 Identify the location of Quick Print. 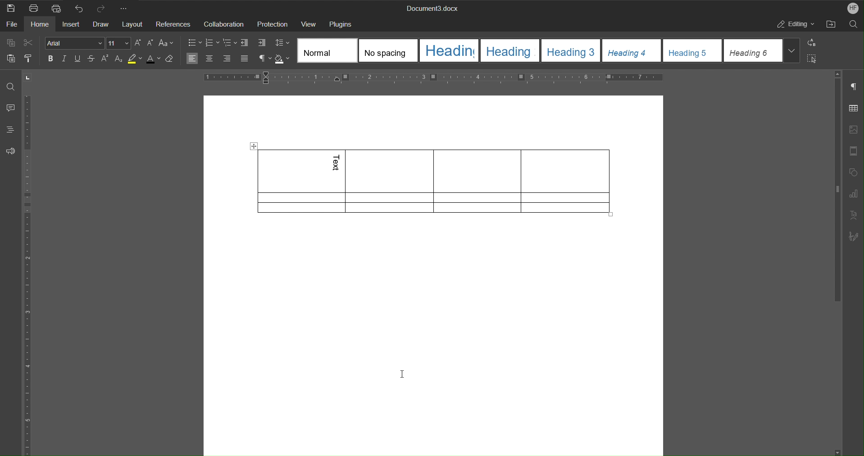
(55, 7).